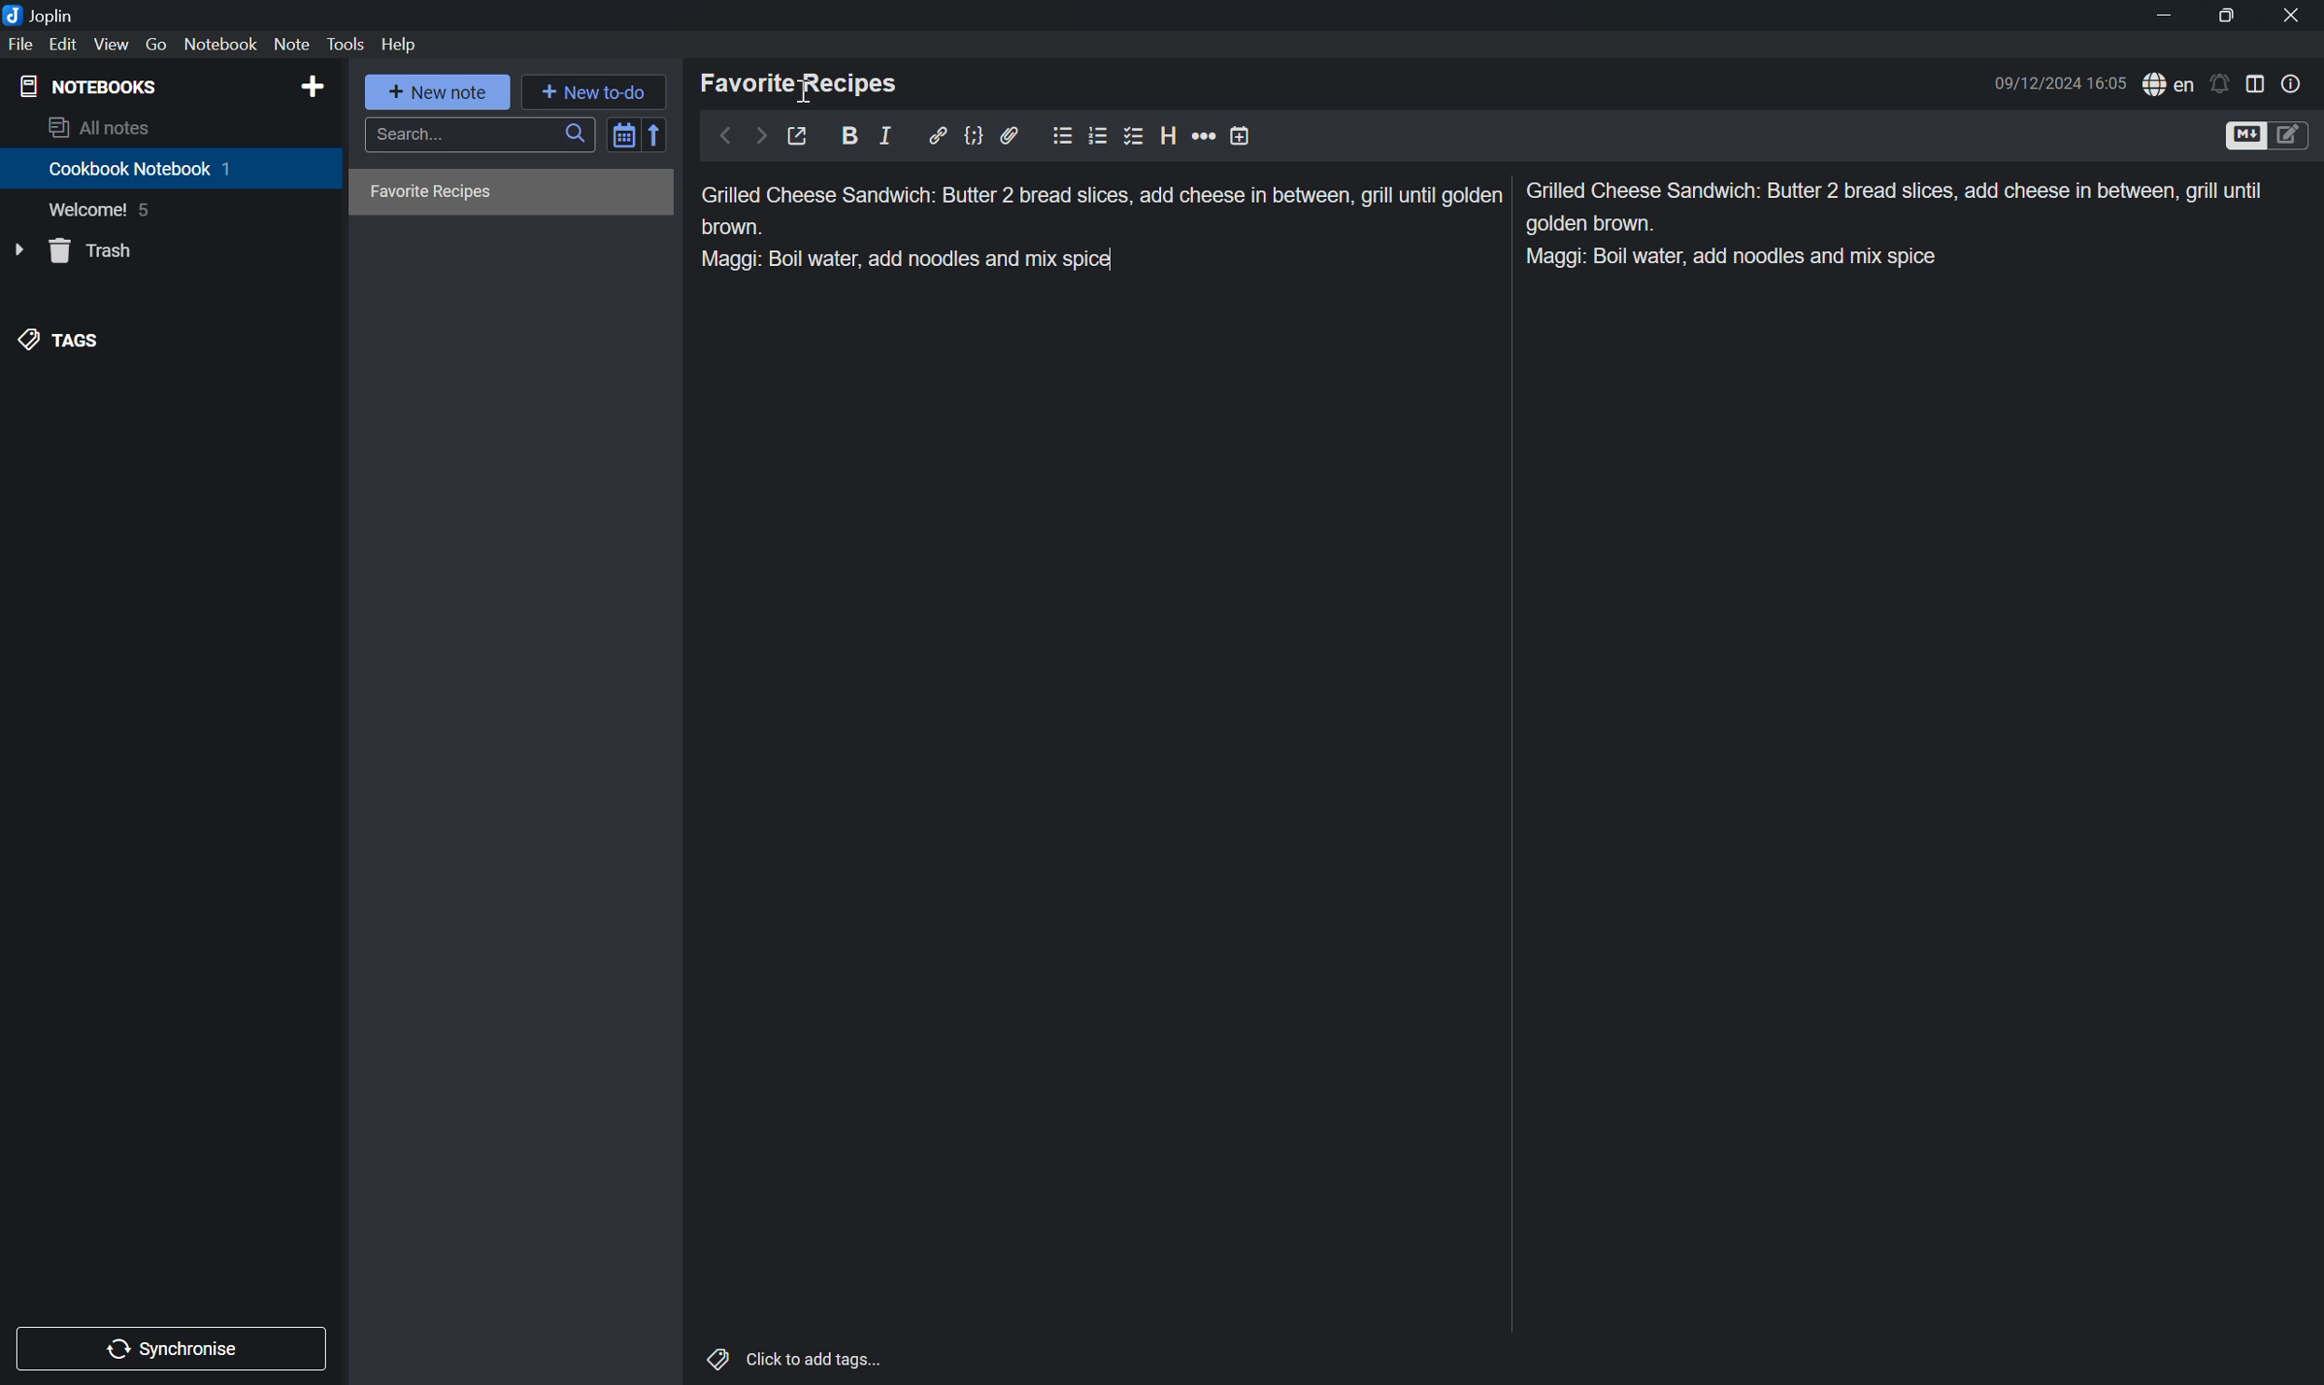 This screenshot has height=1385, width=2324. Describe the element at coordinates (806, 94) in the screenshot. I see `Cursor` at that location.